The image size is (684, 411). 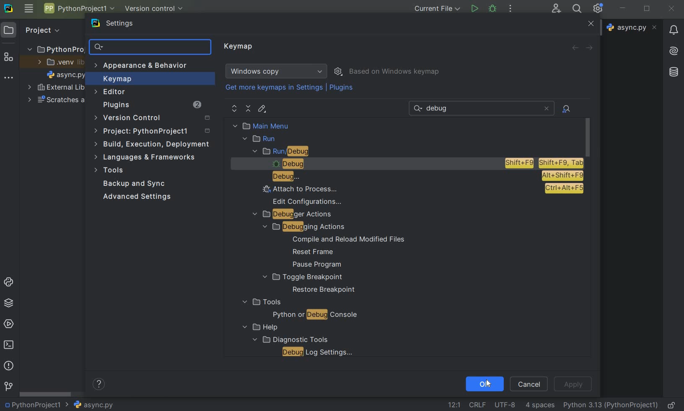 I want to click on run, so click(x=260, y=139).